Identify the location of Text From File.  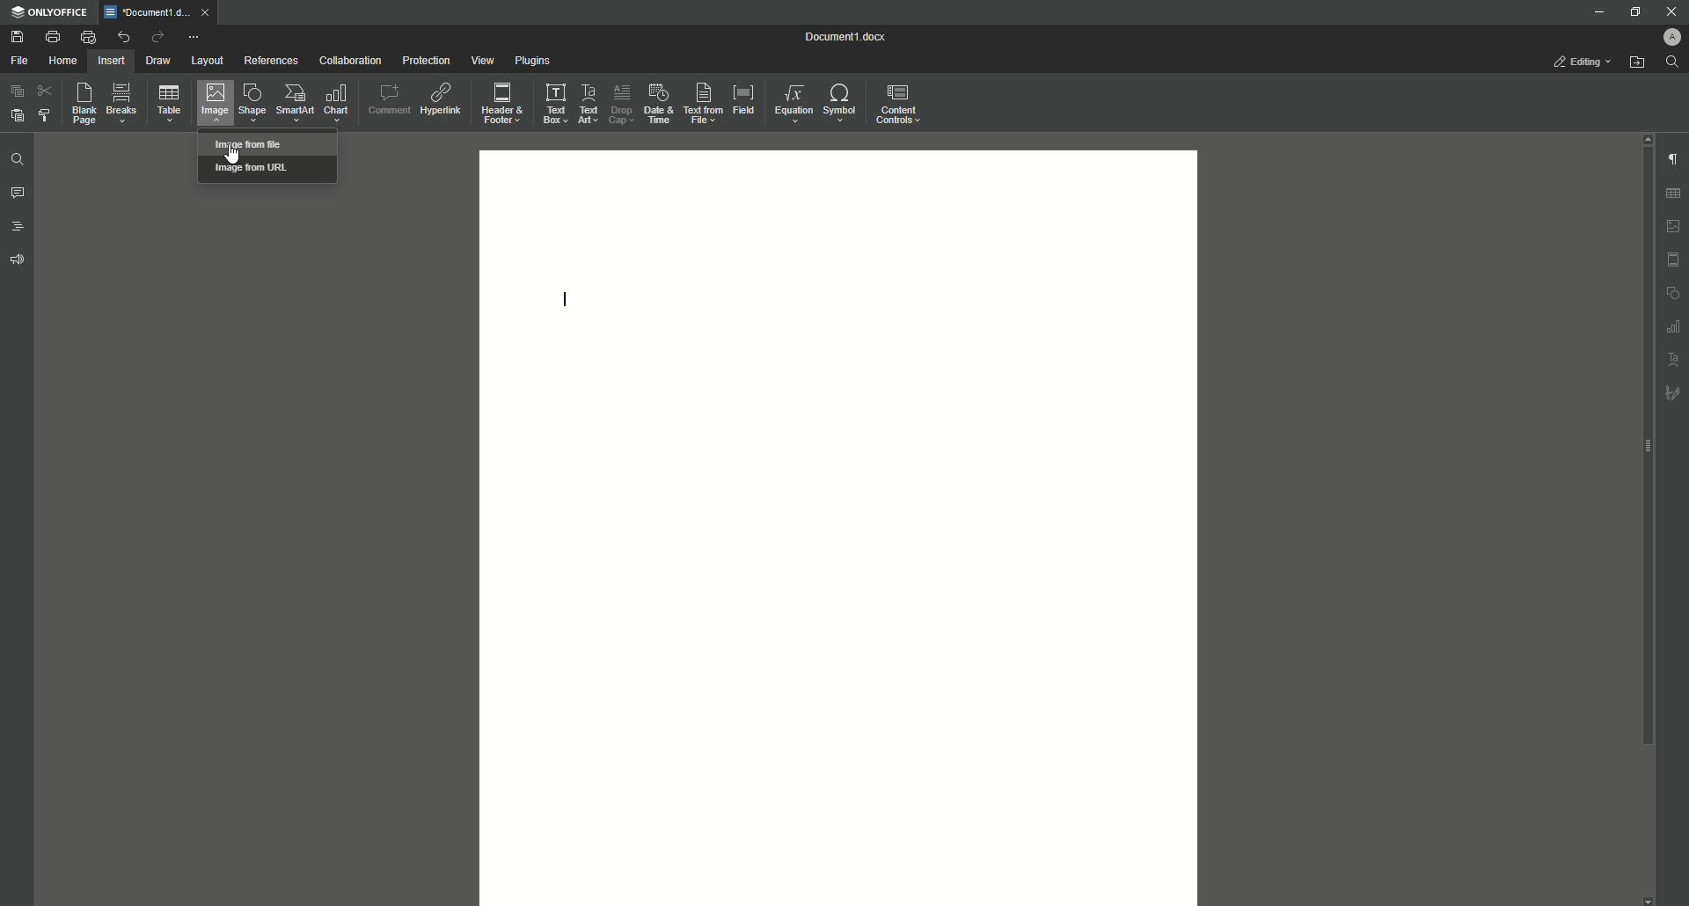
(702, 103).